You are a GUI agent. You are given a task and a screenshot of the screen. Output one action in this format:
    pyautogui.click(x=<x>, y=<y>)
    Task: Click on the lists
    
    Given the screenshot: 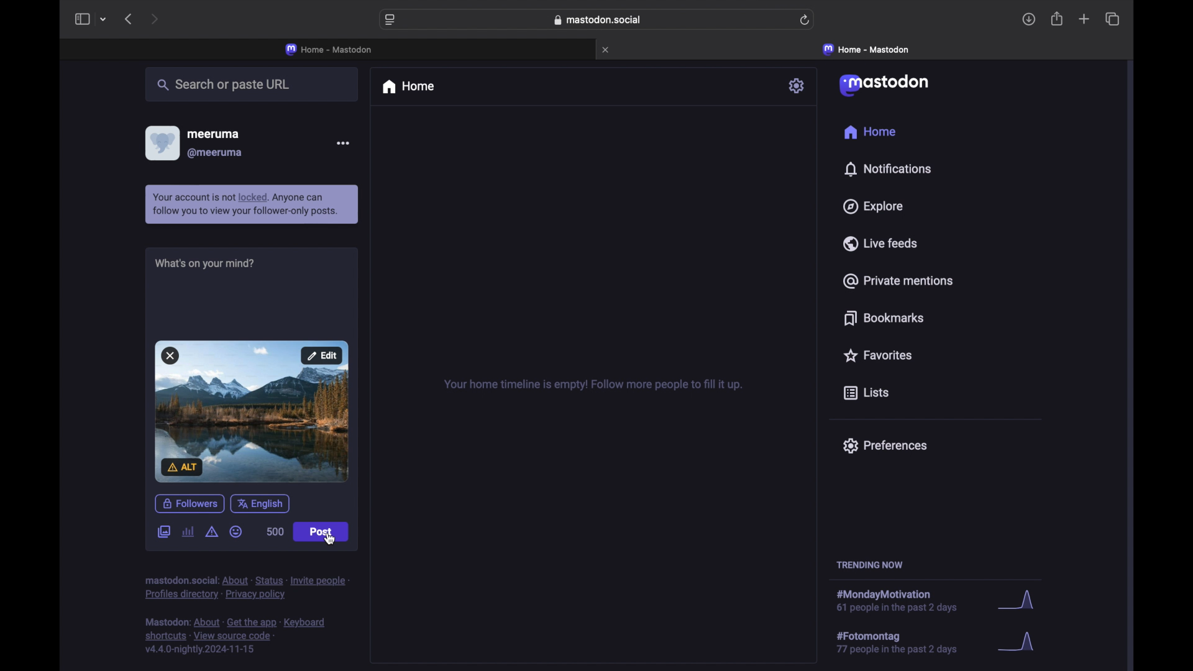 What is the action you would take?
    pyautogui.click(x=866, y=392)
    